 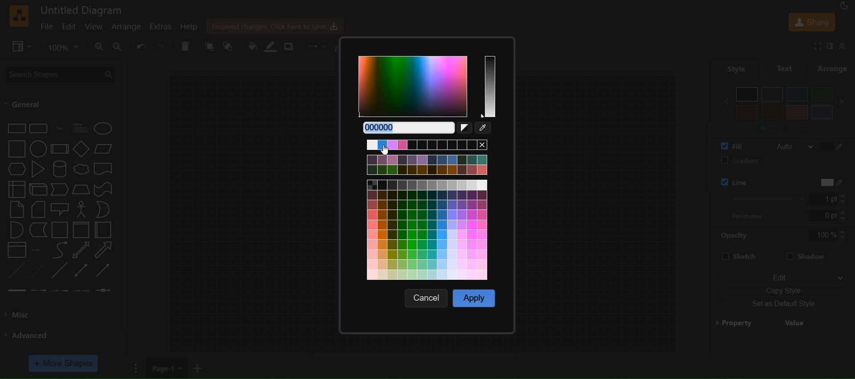 I want to click on color , so click(x=427, y=88).